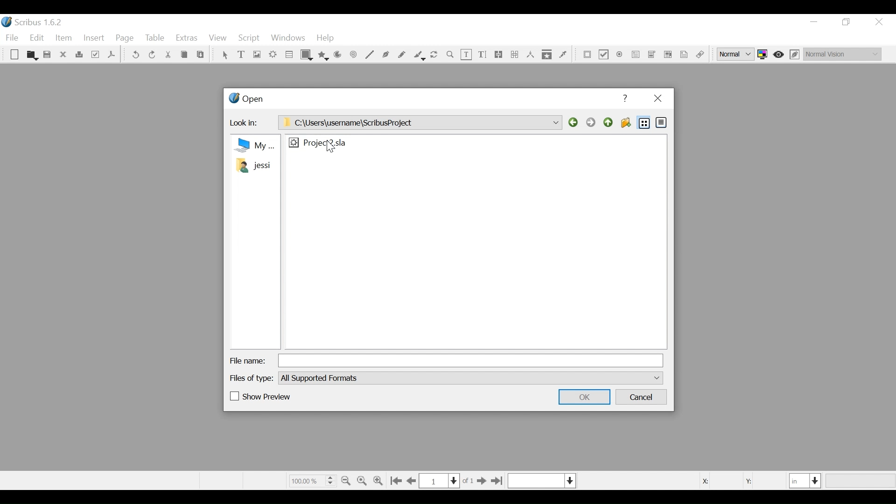 This screenshot has height=504, width=896. What do you see at coordinates (369, 55) in the screenshot?
I see `Line` at bounding box center [369, 55].